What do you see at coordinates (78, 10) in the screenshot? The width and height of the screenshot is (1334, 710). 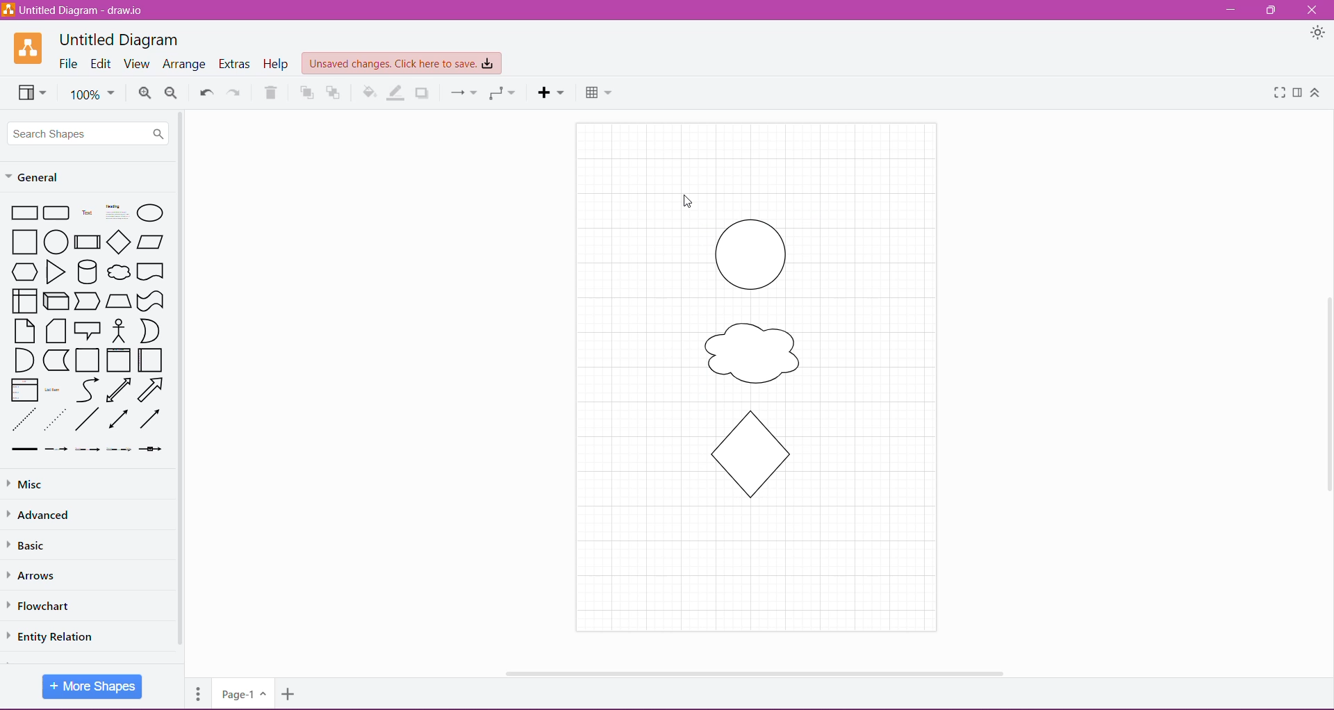 I see `Untitled Diagram - draw.io` at bounding box center [78, 10].